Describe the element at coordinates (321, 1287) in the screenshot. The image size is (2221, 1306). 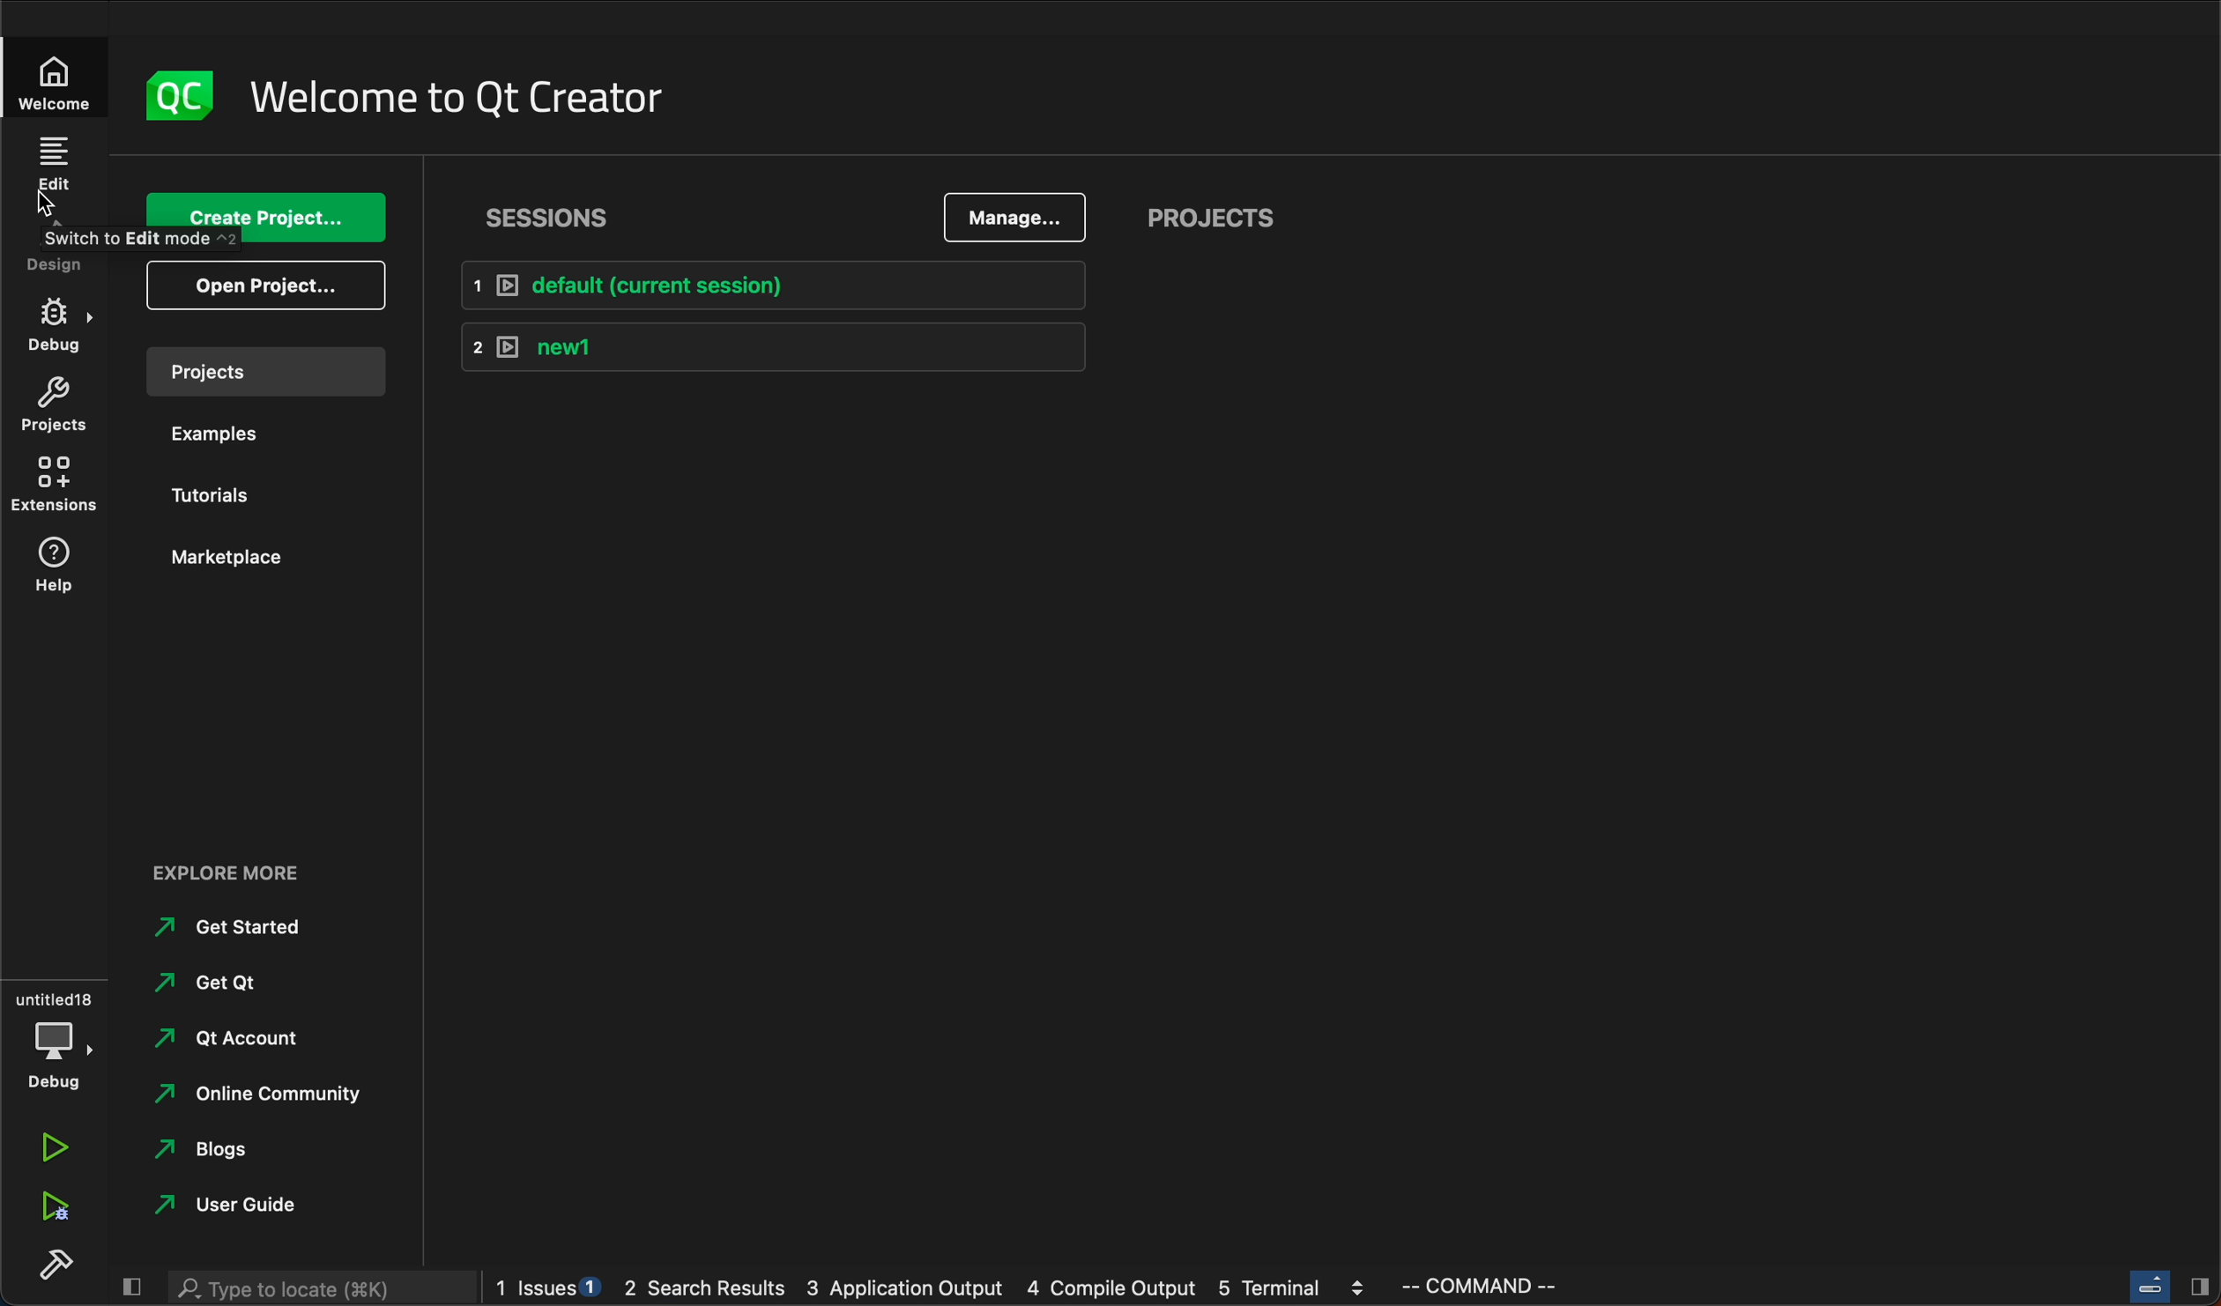
I see `search bar` at that location.